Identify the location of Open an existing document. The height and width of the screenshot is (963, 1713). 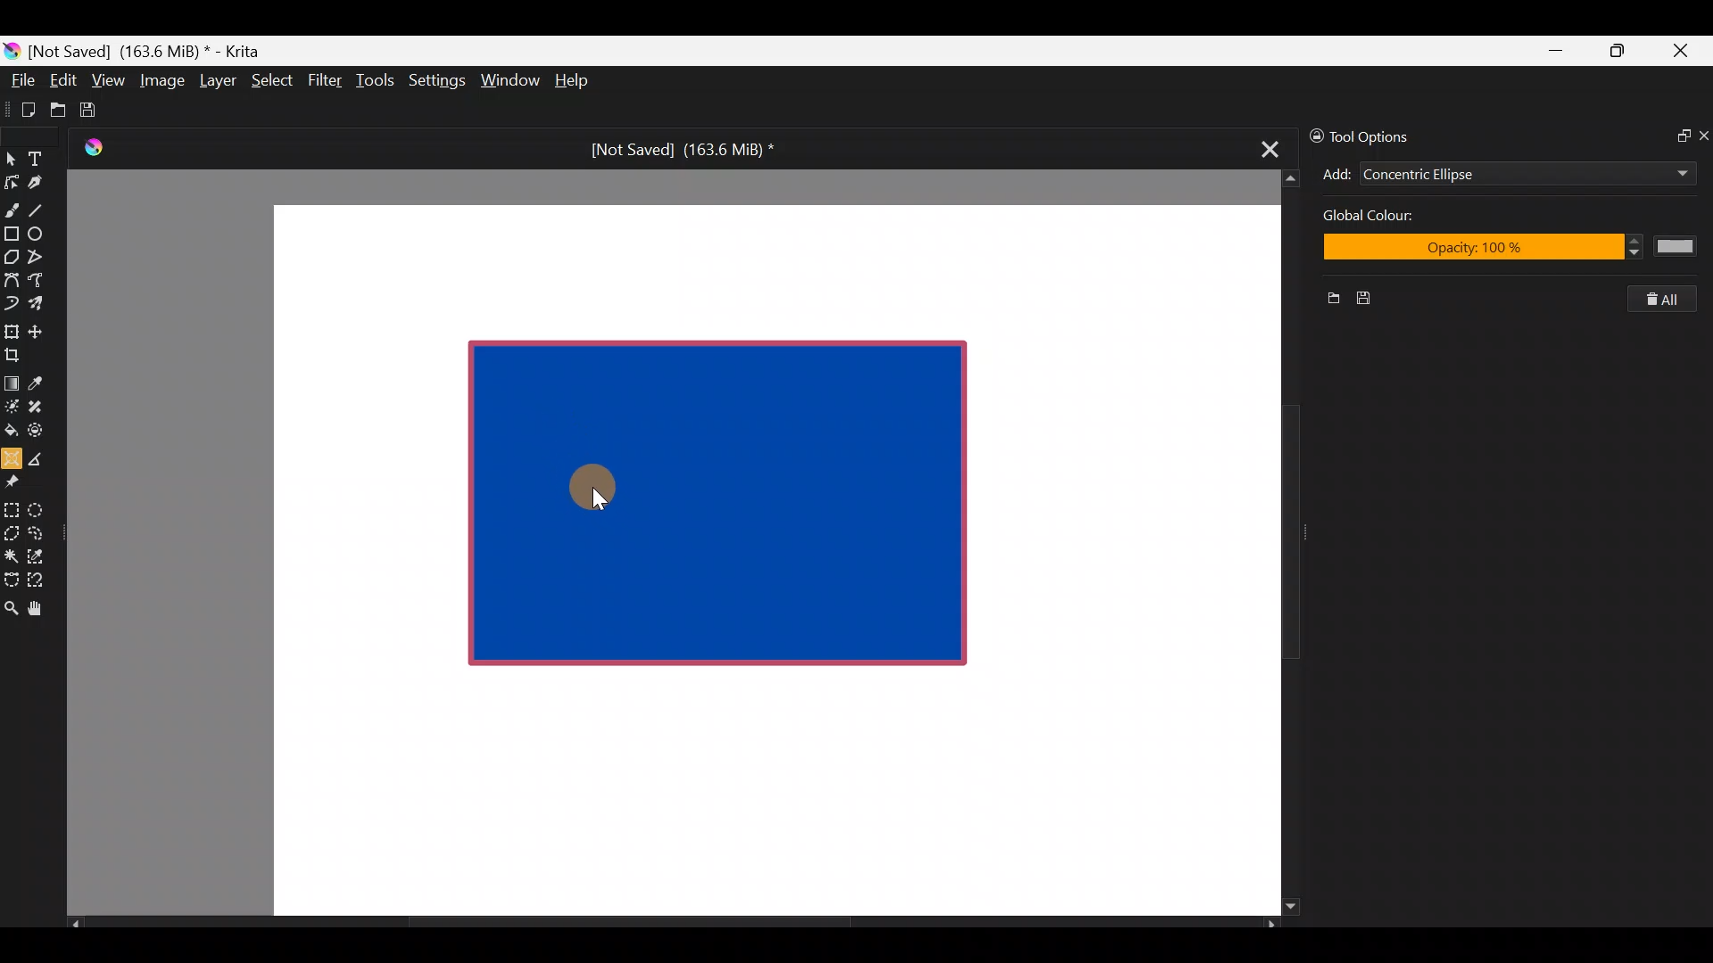
(59, 112).